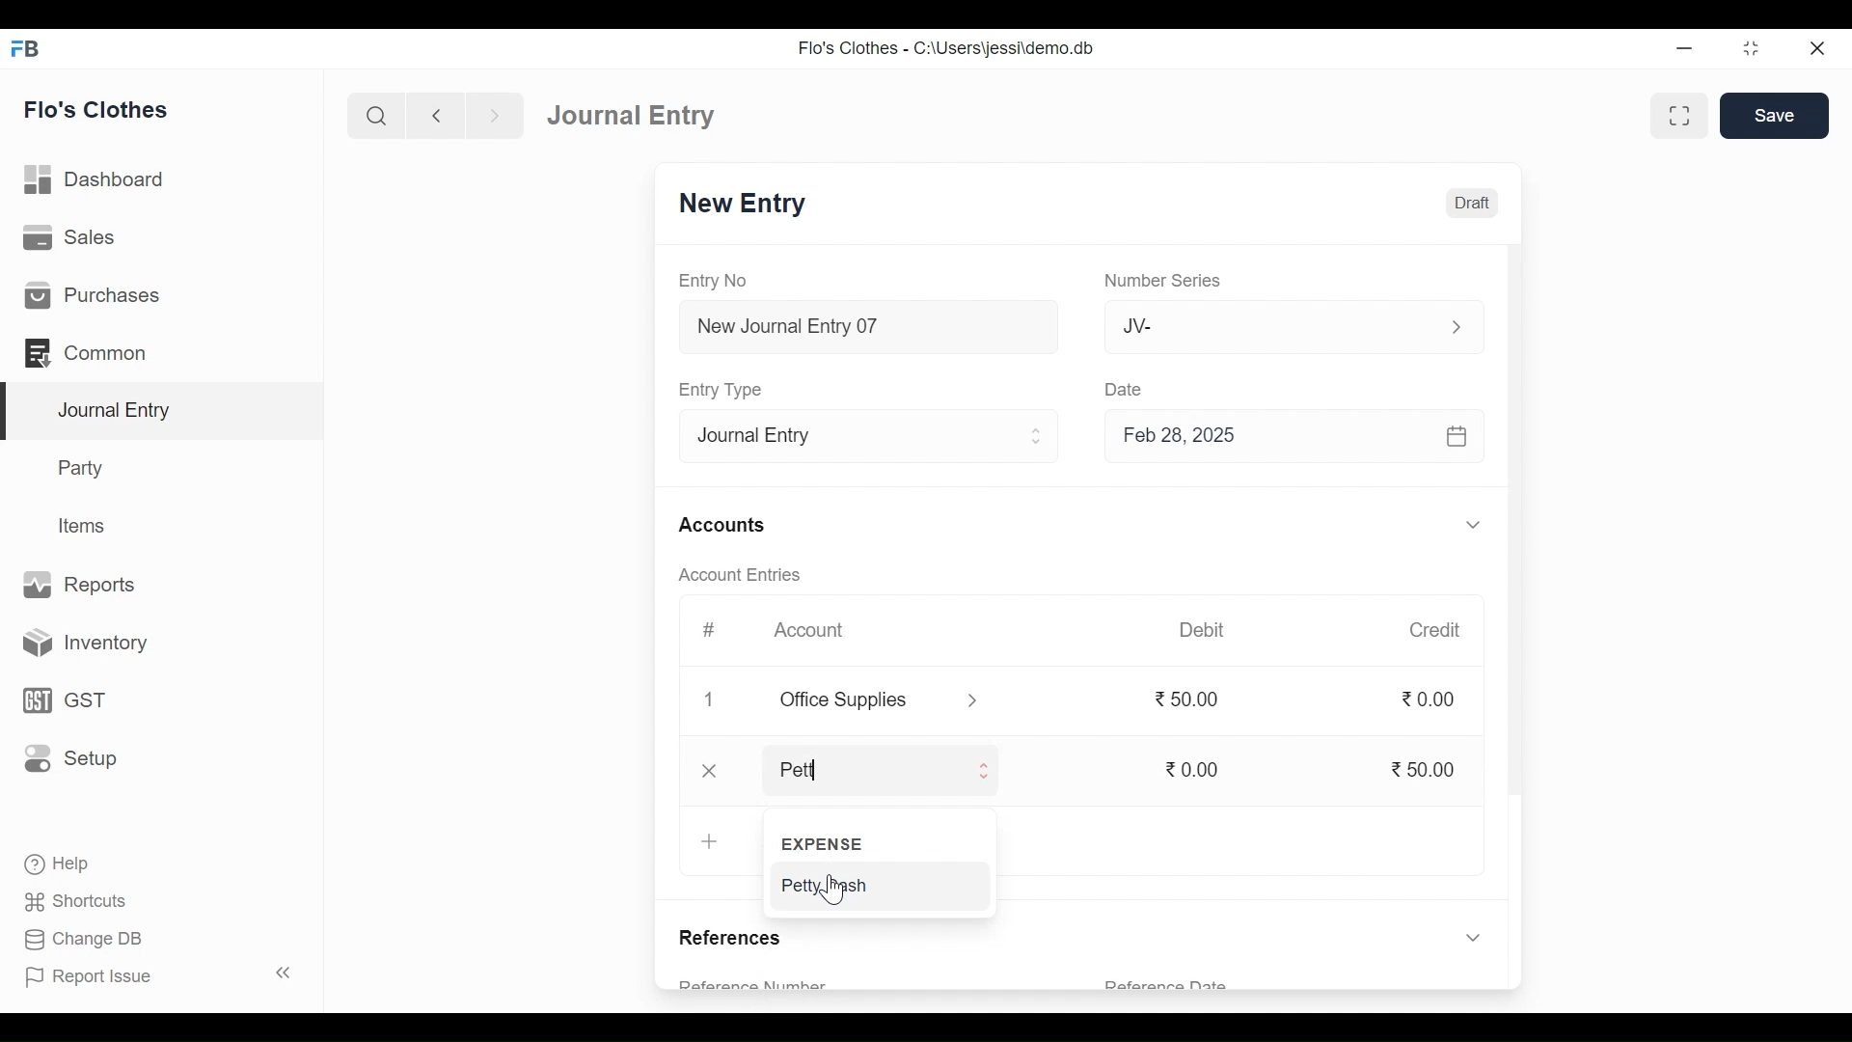  What do you see at coordinates (1473, 524) in the screenshot?
I see `Expand` at bounding box center [1473, 524].